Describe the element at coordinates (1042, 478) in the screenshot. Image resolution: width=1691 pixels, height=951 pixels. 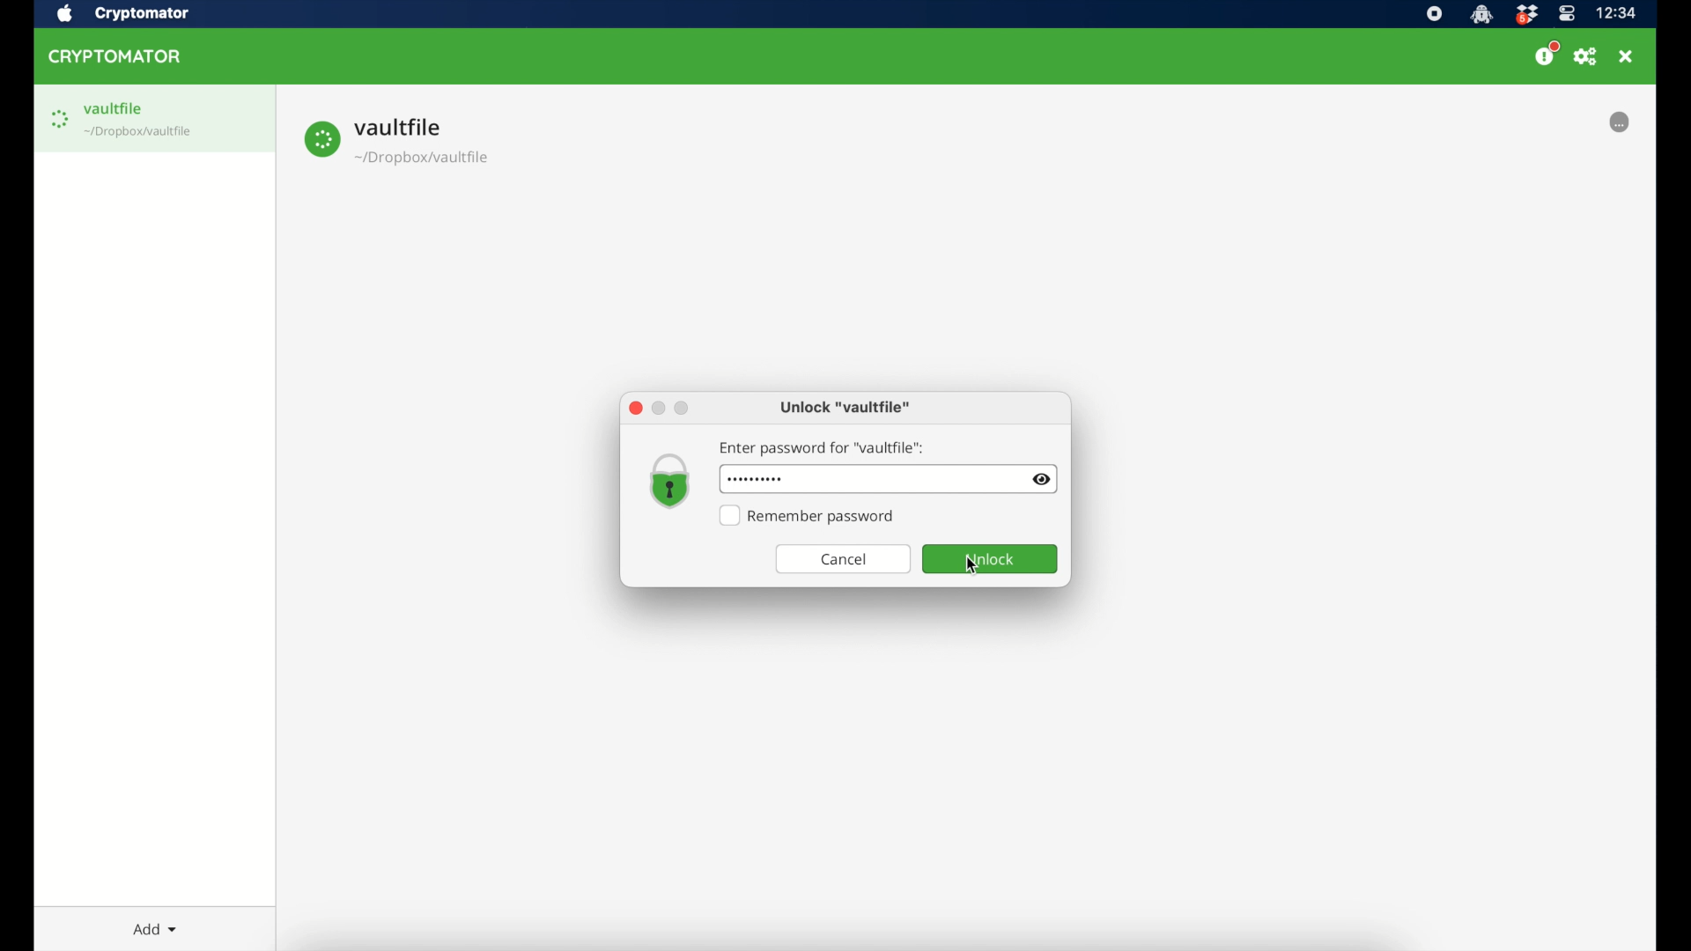
I see `visibility toggle` at that location.